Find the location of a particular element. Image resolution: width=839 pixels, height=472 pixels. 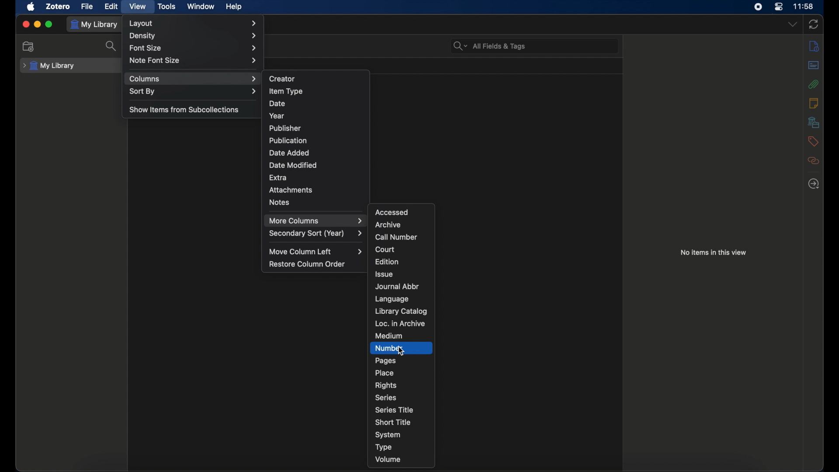

more columns is located at coordinates (317, 220).